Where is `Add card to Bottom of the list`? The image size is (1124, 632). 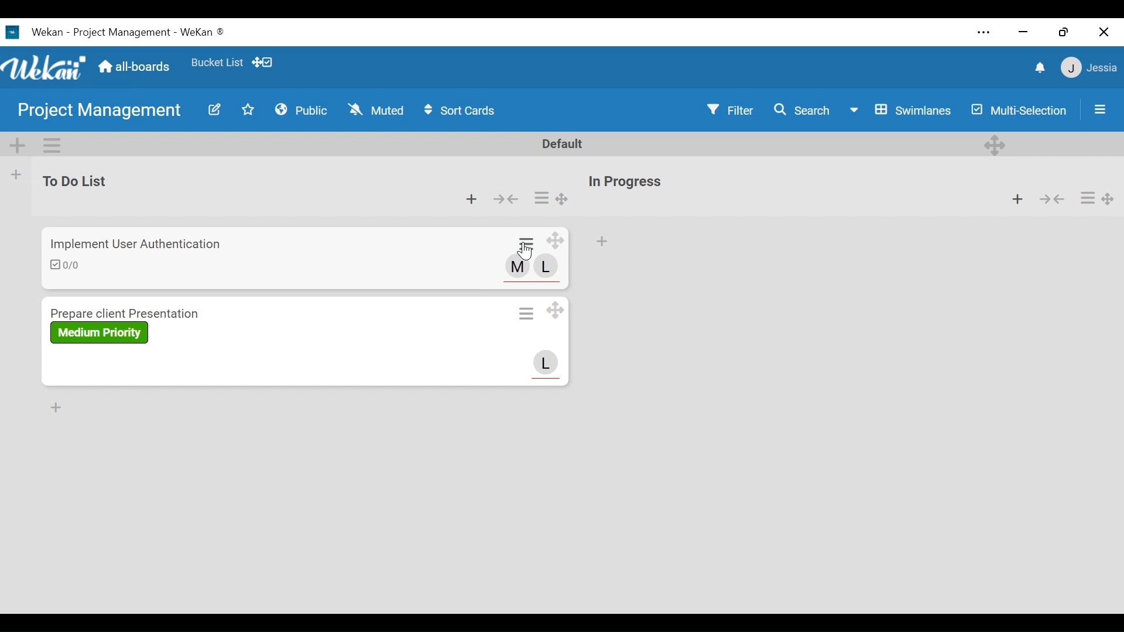 Add card to Bottom of the list is located at coordinates (55, 407).